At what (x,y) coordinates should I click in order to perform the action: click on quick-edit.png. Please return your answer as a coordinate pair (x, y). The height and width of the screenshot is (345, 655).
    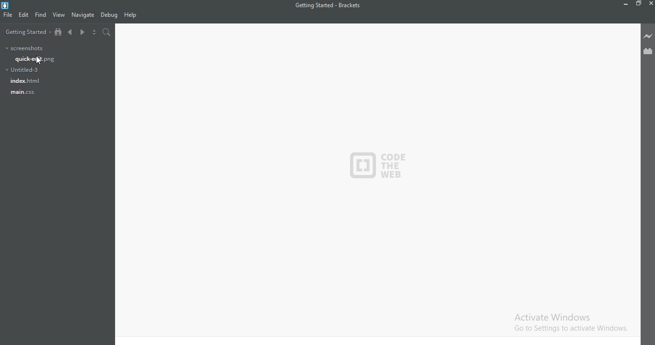
    Looking at the image, I should click on (35, 58).